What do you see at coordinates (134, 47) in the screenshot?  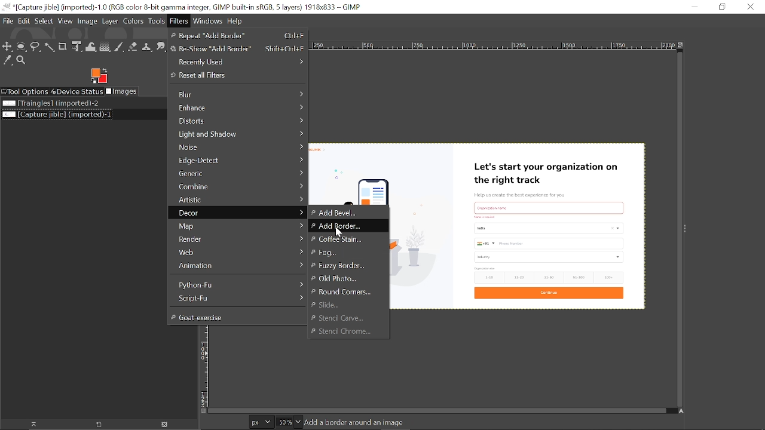 I see `Eraser tool` at bounding box center [134, 47].